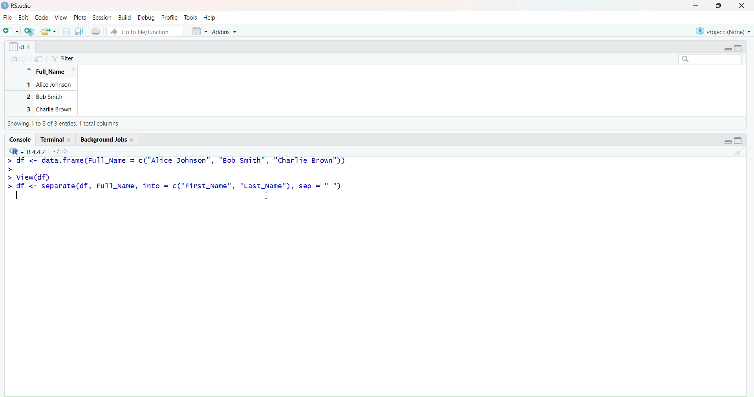 This screenshot has width=754, height=397. Describe the element at coordinates (28, 69) in the screenshot. I see `Hide` at that location.